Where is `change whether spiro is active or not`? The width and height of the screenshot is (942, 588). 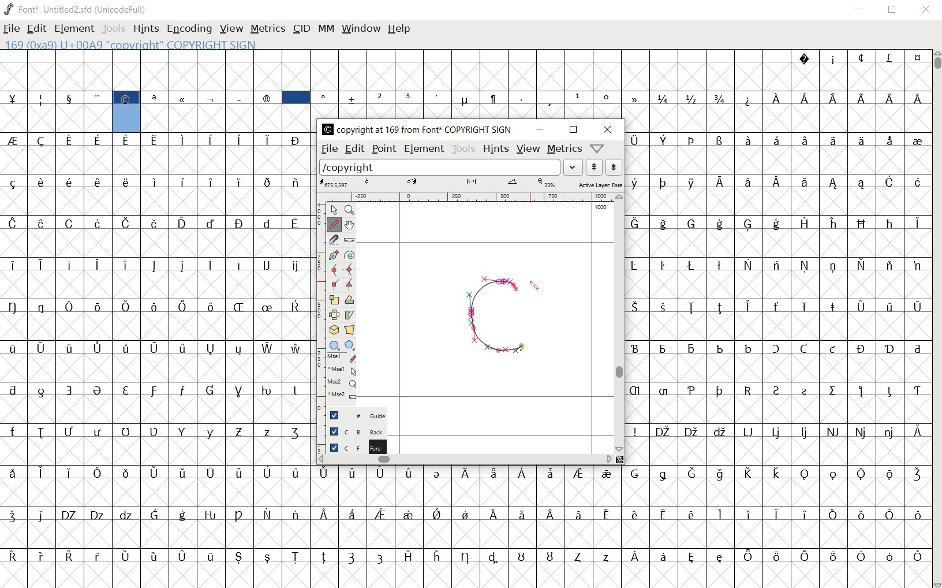 change whether spiro is active or not is located at coordinates (350, 255).